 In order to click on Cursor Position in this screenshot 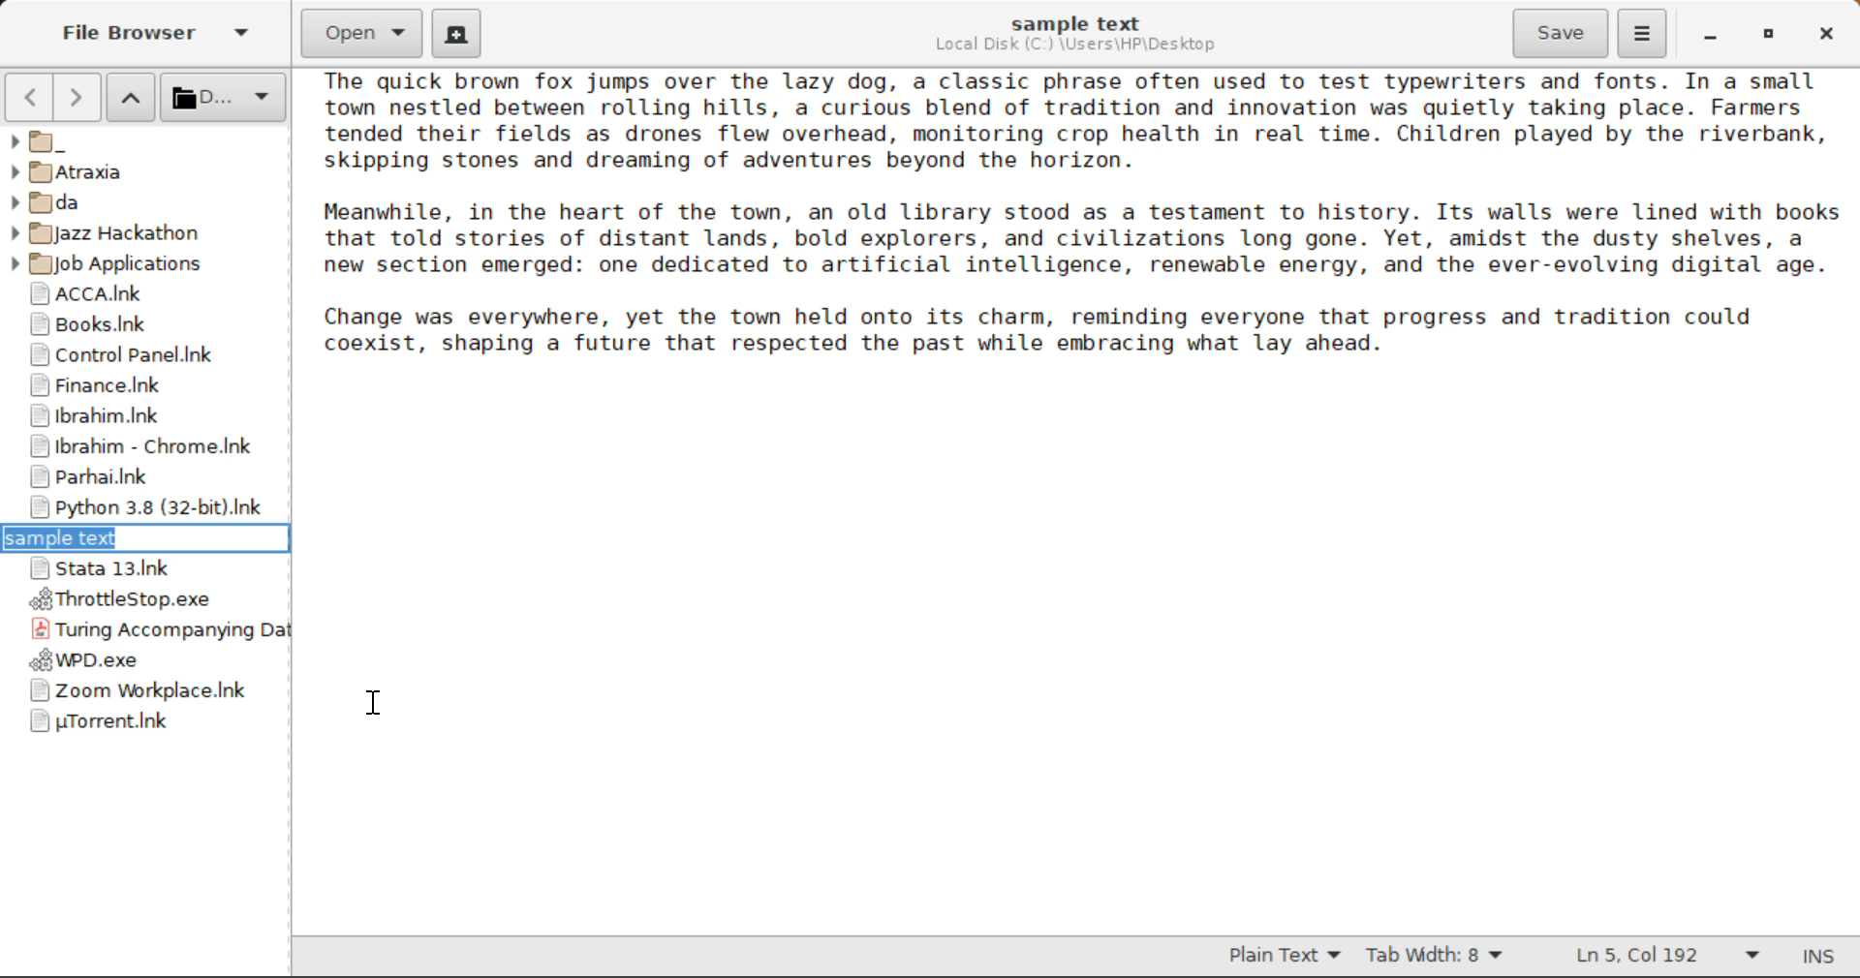, I will do `click(371, 703)`.